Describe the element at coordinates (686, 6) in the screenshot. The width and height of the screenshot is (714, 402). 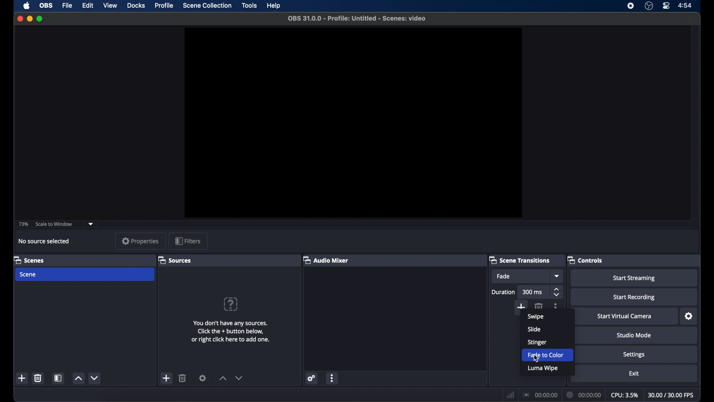
I see `time` at that location.